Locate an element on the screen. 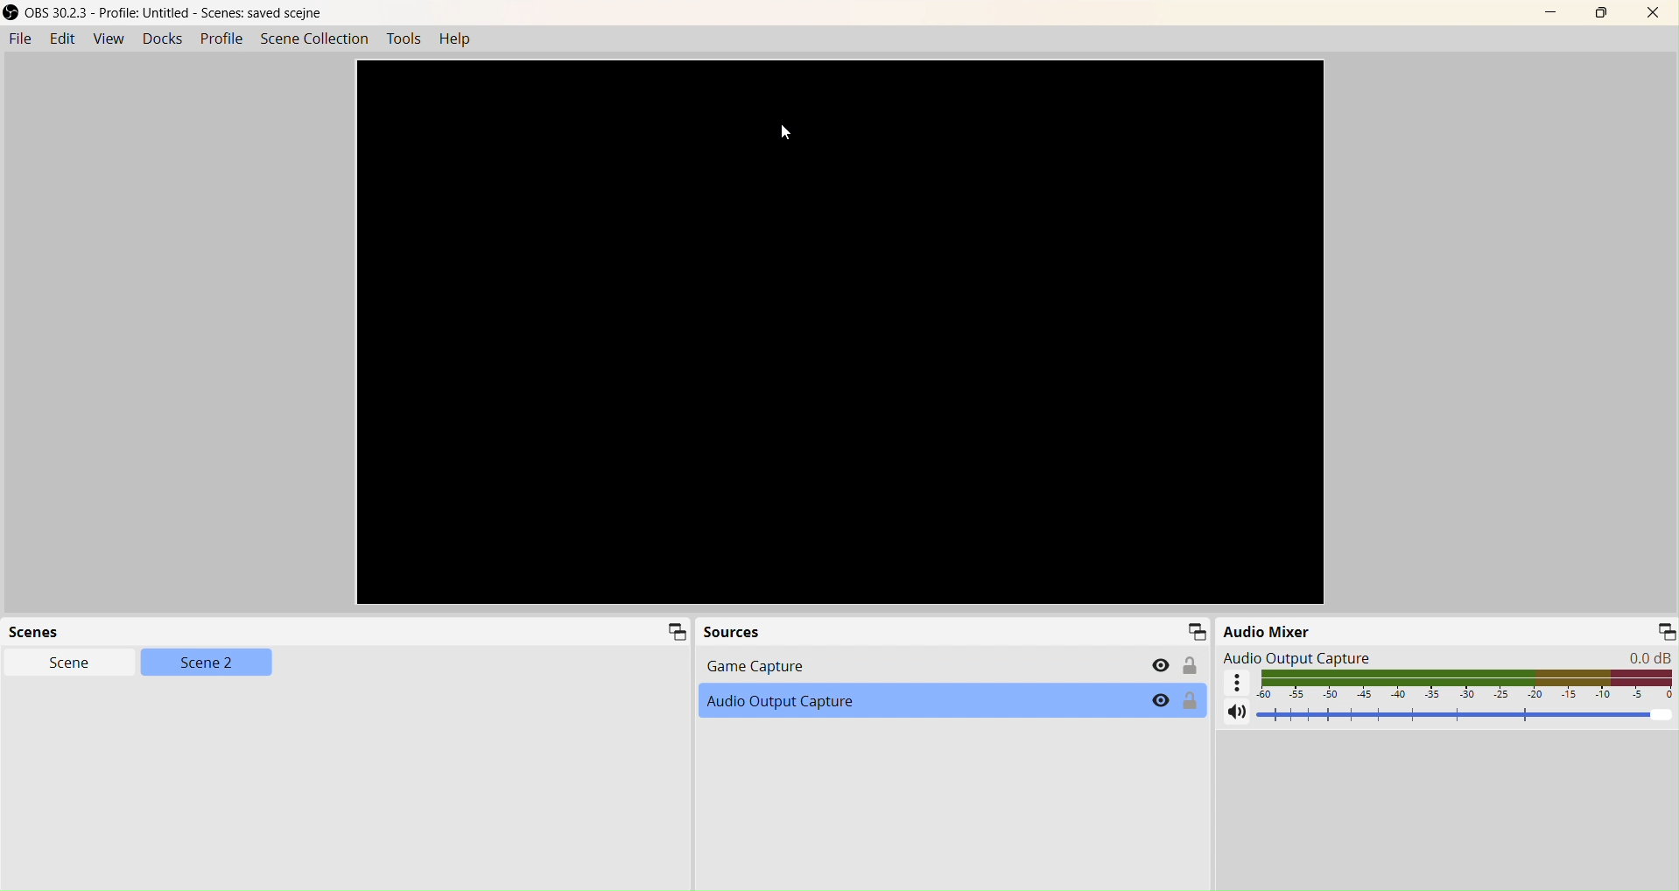 The image size is (1679, 891). Restore down is located at coordinates (1600, 13).